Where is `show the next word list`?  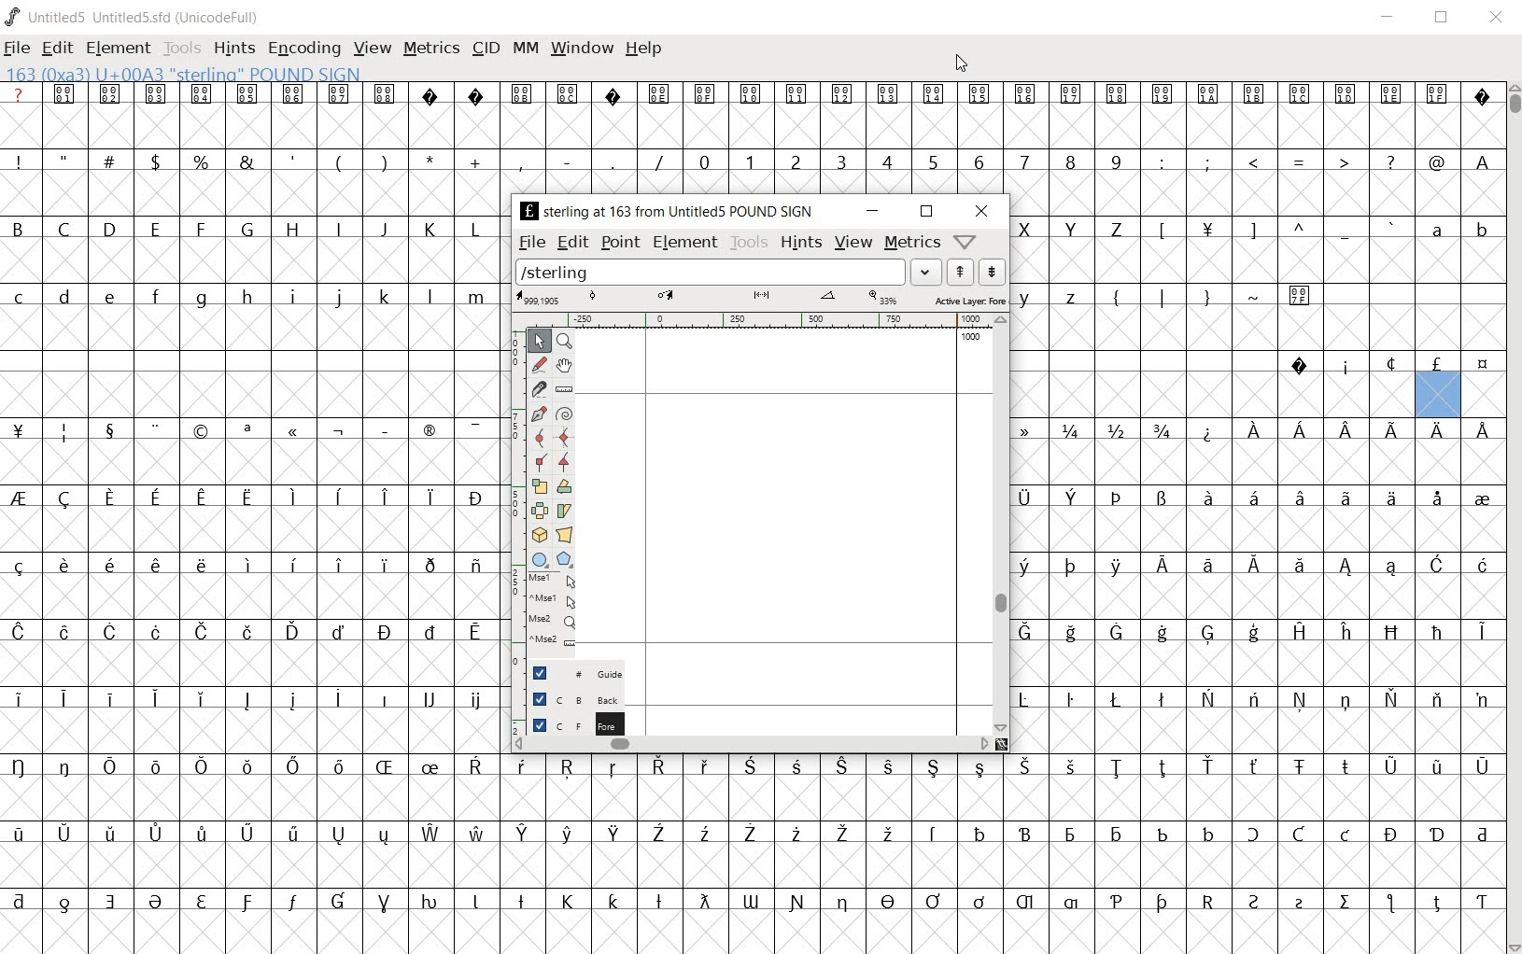 show the next word list is located at coordinates (994, 272).